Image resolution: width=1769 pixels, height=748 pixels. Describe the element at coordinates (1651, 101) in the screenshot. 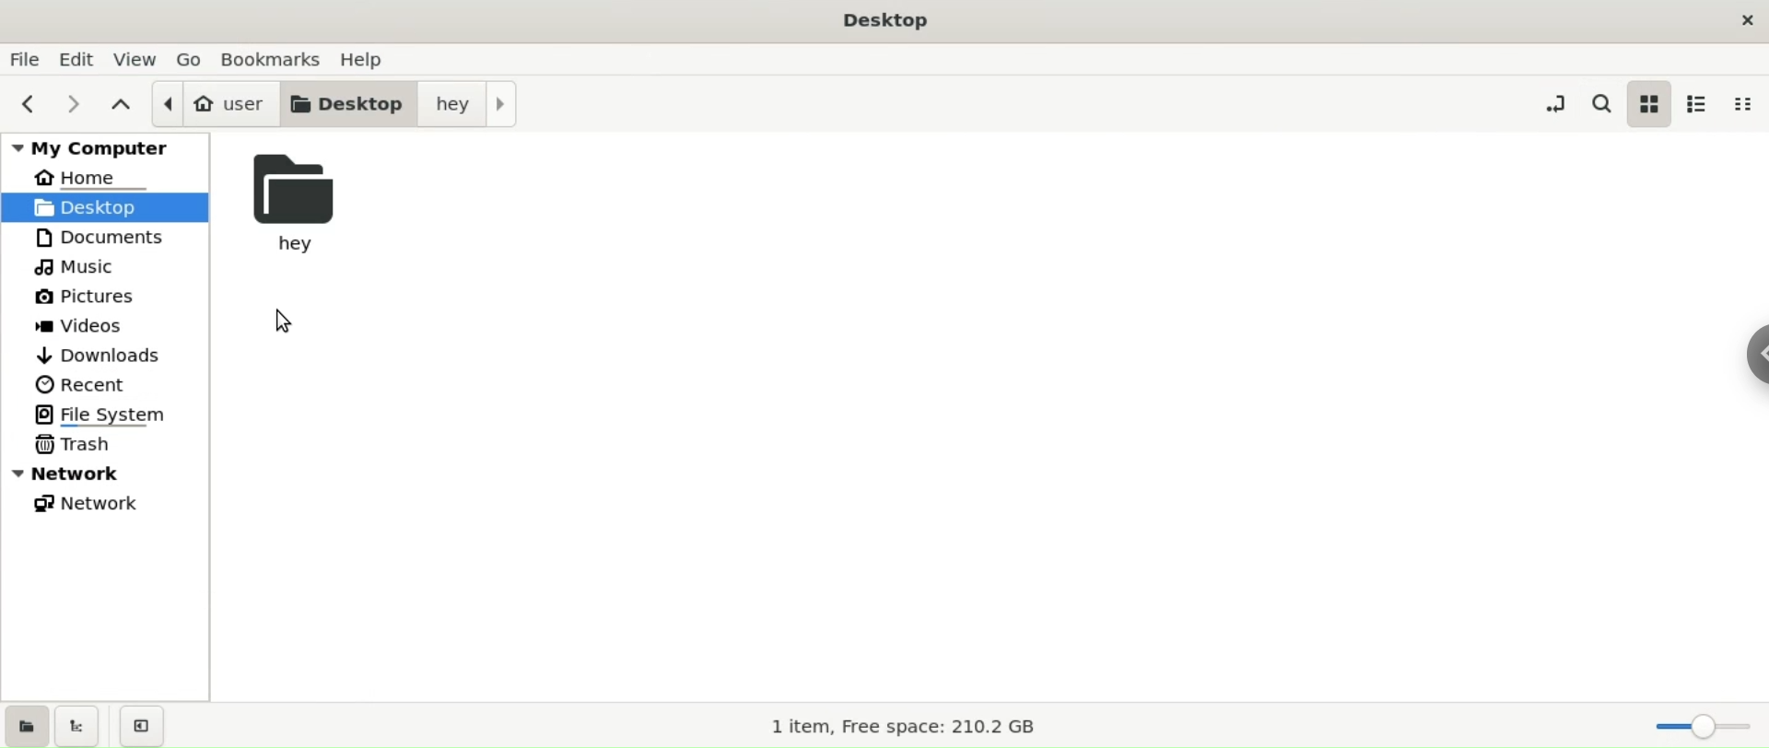

I see `icon view` at that location.